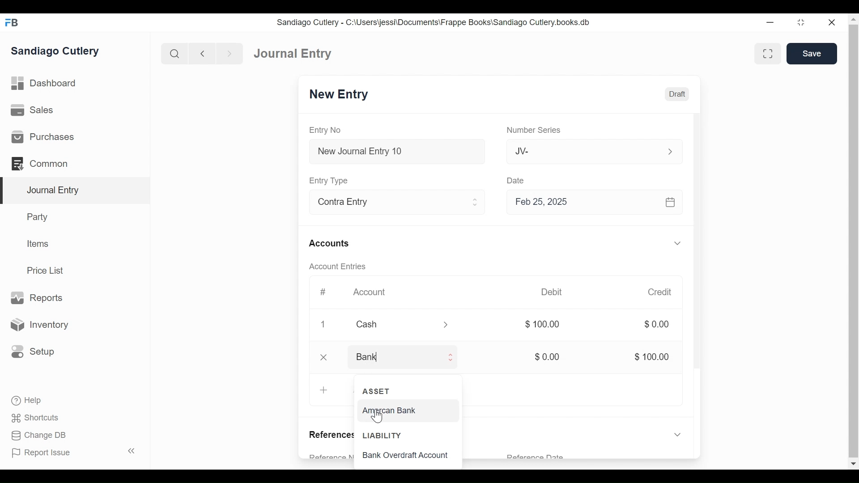 The height and width of the screenshot is (483, 859). I want to click on Frappe Books Desktop icon, so click(11, 22).